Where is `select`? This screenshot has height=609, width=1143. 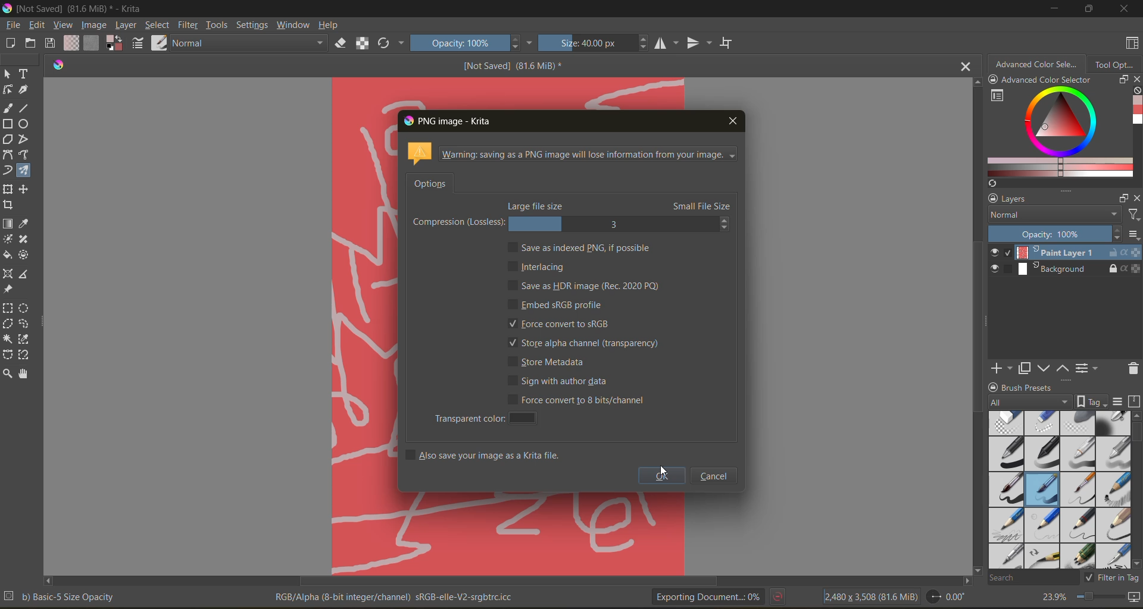
select is located at coordinates (156, 26).